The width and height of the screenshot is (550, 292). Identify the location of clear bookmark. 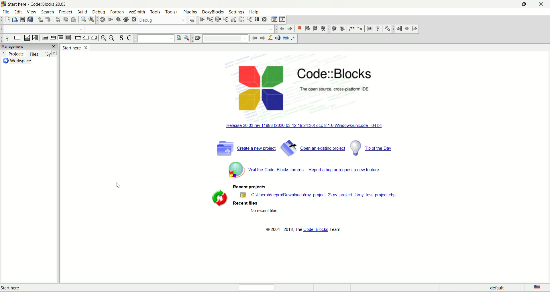
(323, 29).